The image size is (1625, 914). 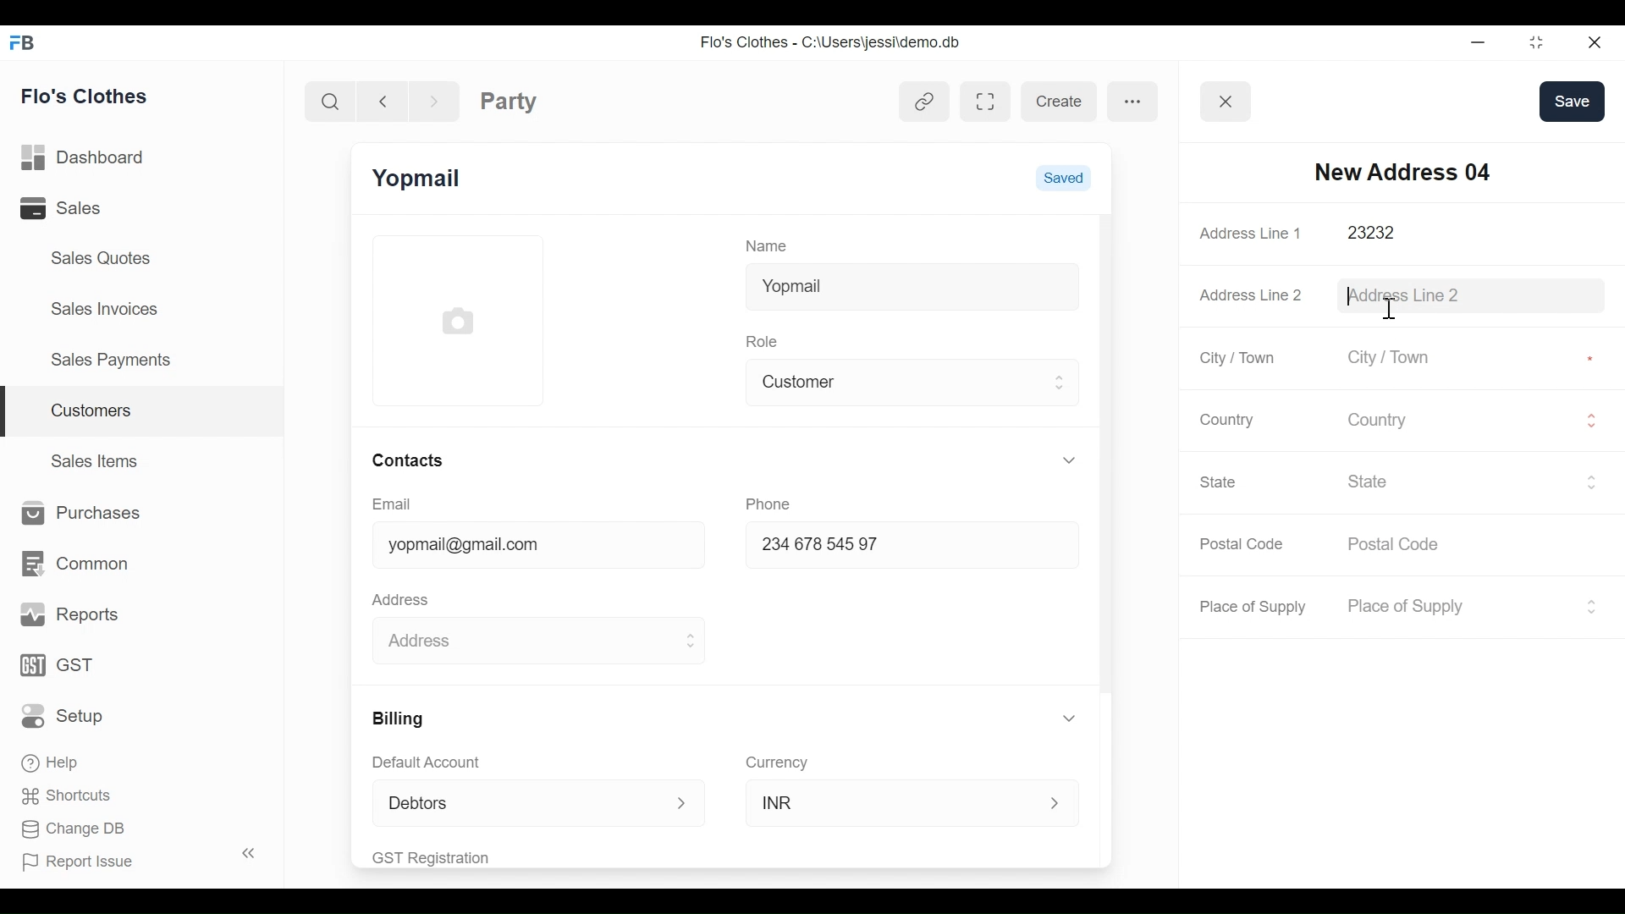 I want to click on GST, so click(x=59, y=667).